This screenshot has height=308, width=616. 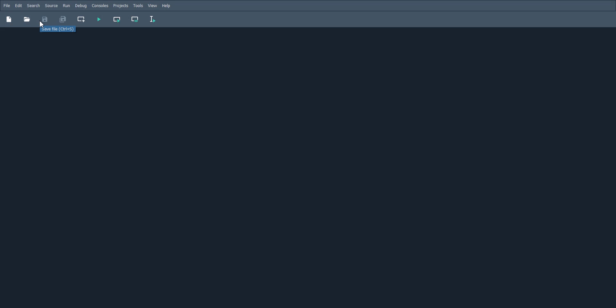 What do you see at coordinates (167, 6) in the screenshot?
I see `Help` at bounding box center [167, 6].